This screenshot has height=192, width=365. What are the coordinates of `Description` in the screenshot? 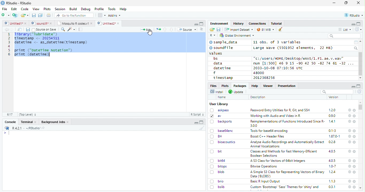 It's located at (258, 97).